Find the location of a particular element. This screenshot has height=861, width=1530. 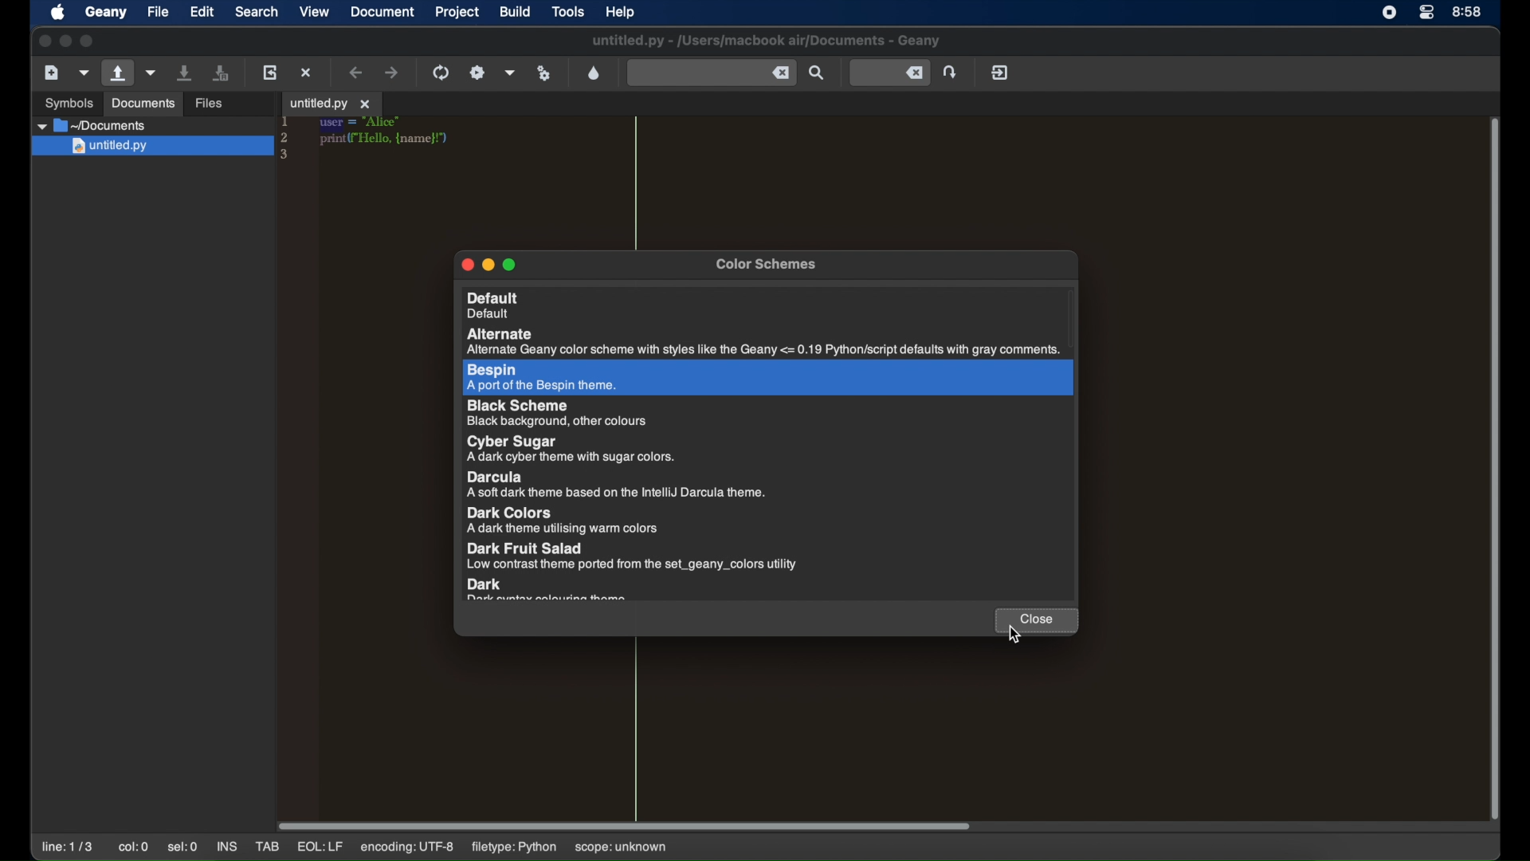

close is located at coordinates (465, 265).